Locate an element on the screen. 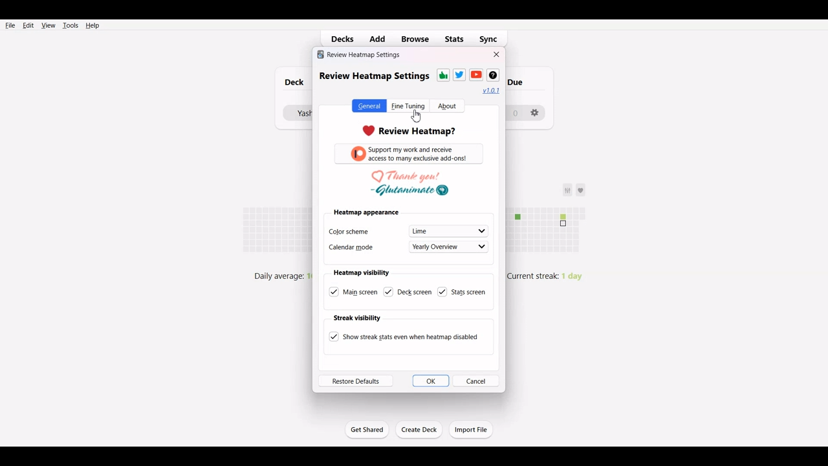 Image resolution: width=828 pixels, height=466 pixels. Get Started is located at coordinates (366, 429).